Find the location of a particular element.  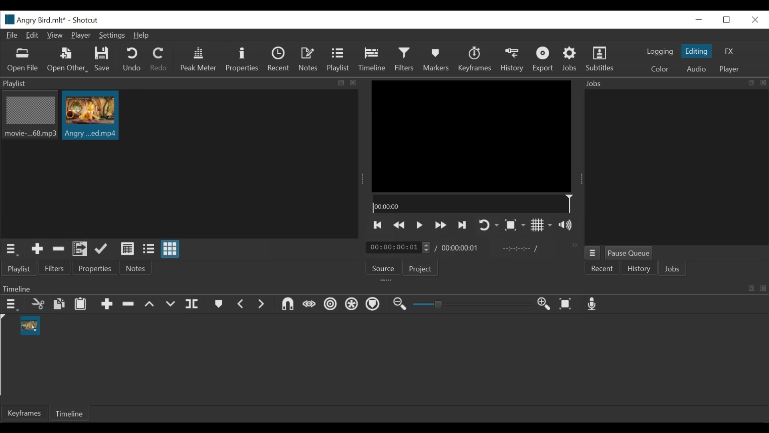

Keyframes is located at coordinates (475, 60).